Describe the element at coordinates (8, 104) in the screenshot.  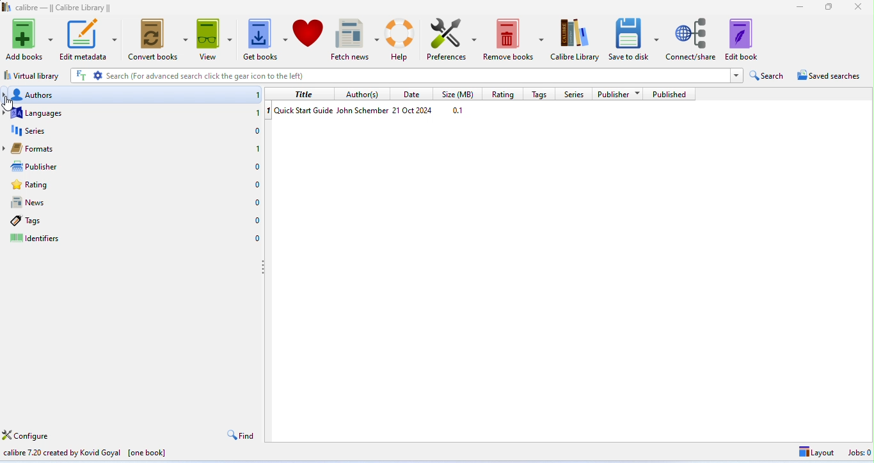
I see `cursor` at that location.